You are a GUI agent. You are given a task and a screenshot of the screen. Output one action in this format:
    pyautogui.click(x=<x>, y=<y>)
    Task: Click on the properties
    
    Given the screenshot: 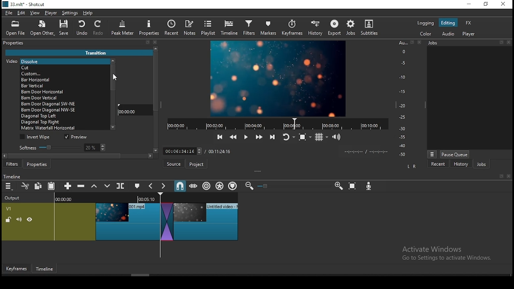 What is the action you would take?
    pyautogui.click(x=39, y=164)
    